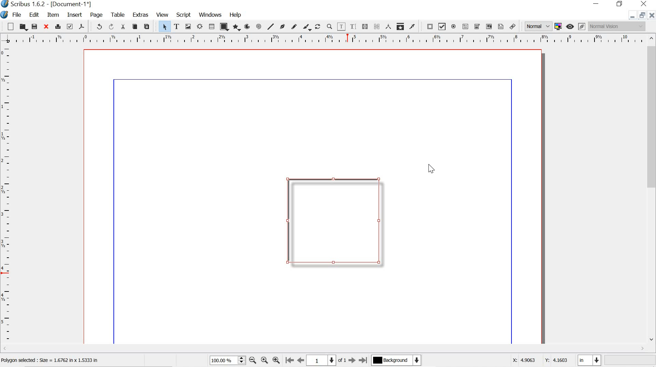  Describe the element at coordinates (247, 27) in the screenshot. I see `arc` at that location.